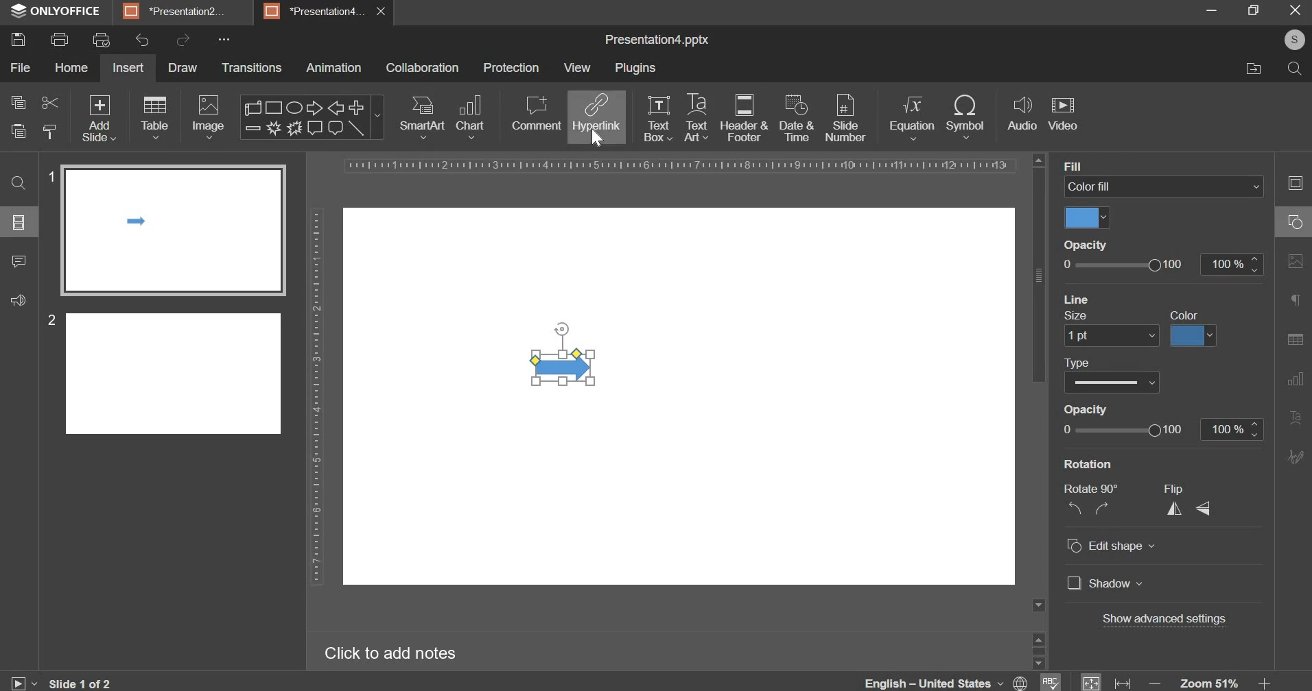 This screenshot has width=1312, height=691. What do you see at coordinates (1104, 335) in the screenshot?
I see `` at bounding box center [1104, 335].